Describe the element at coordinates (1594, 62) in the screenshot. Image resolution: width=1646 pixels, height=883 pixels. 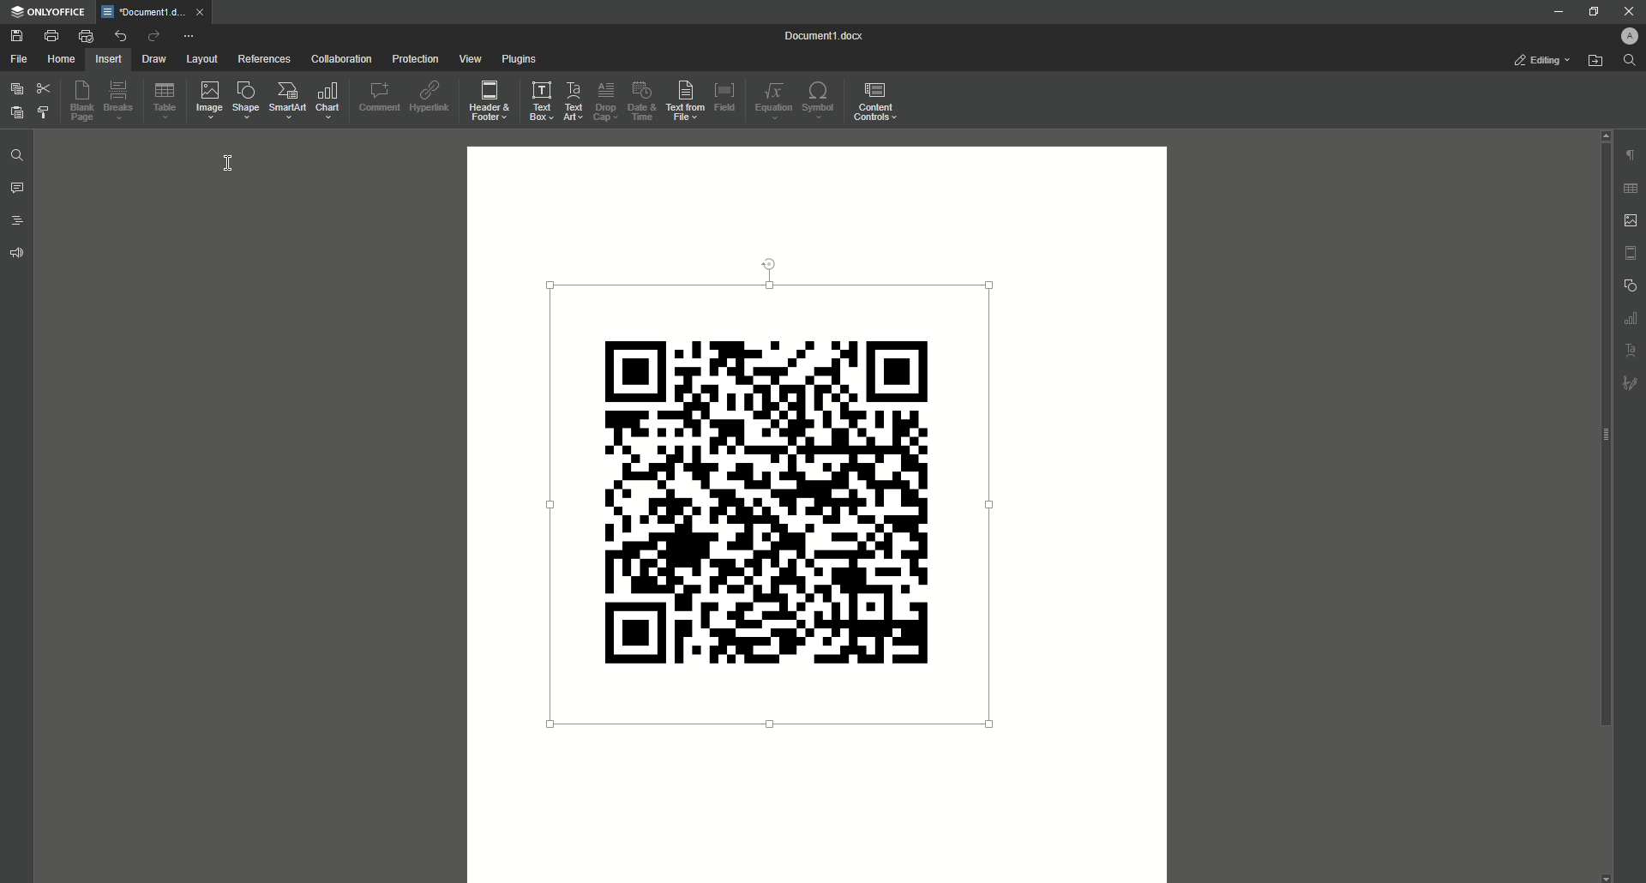
I see `Open From File` at that location.